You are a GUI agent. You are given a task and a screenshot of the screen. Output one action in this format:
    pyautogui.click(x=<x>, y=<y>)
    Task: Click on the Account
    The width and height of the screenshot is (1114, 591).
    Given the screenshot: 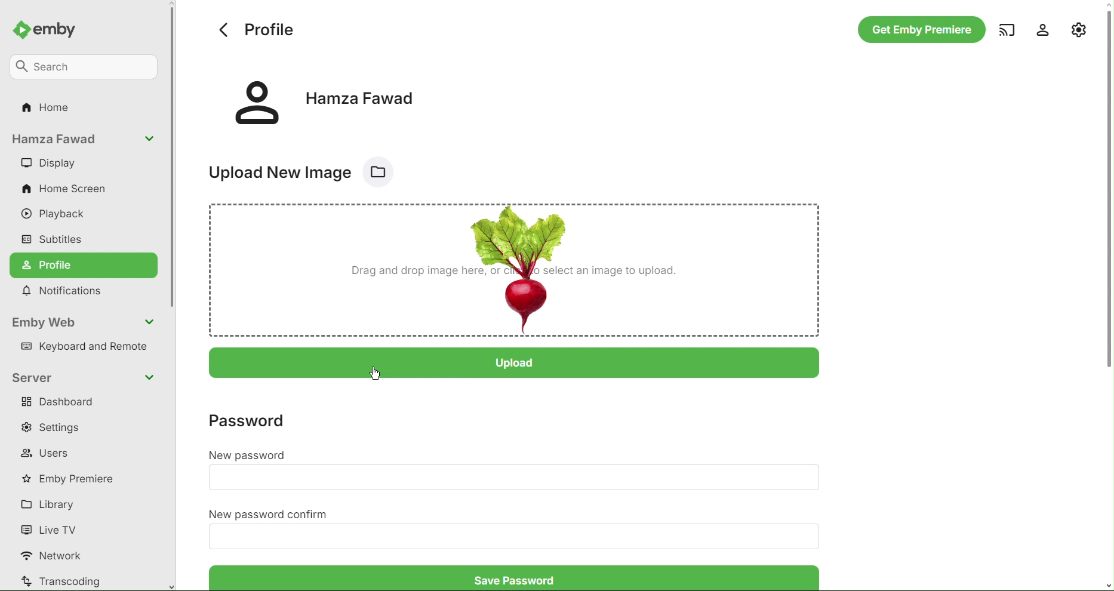 What is the action you would take?
    pyautogui.click(x=326, y=100)
    